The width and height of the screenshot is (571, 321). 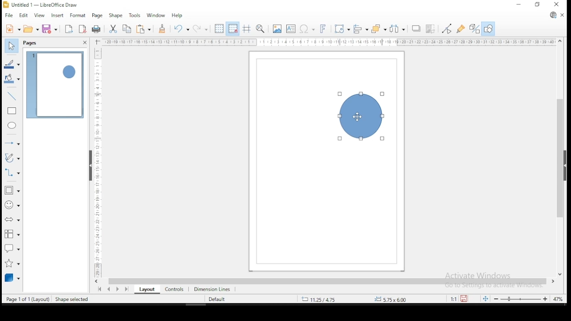 I want to click on page, so click(x=97, y=16).